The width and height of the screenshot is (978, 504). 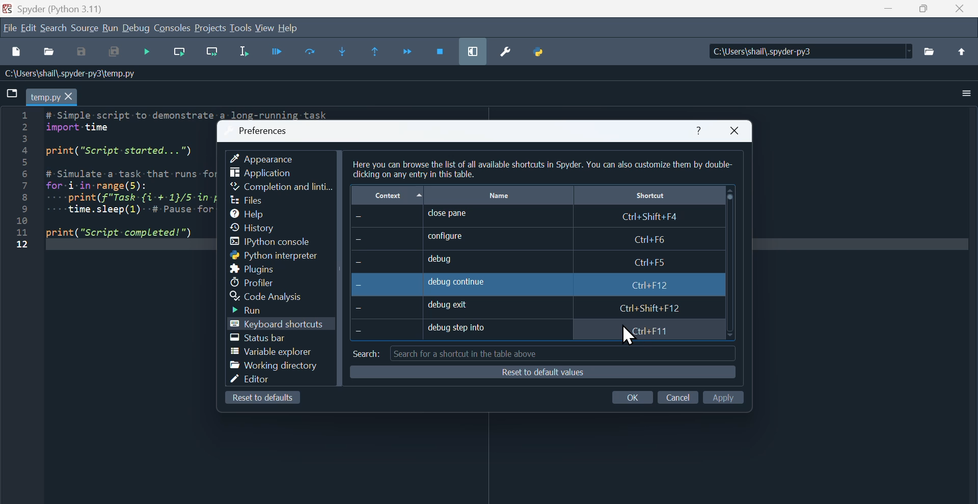 What do you see at coordinates (9, 27) in the screenshot?
I see `File` at bounding box center [9, 27].